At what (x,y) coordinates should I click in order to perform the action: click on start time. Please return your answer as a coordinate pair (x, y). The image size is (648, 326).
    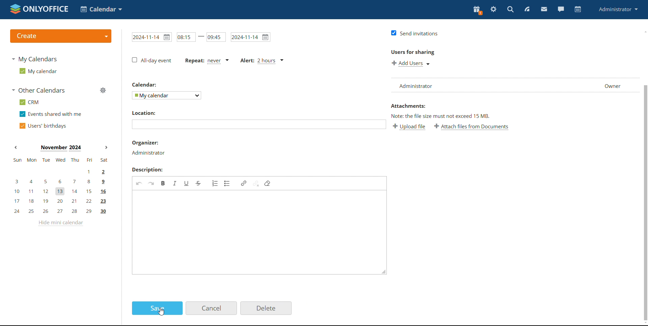
    Looking at the image, I should click on (184, 37).